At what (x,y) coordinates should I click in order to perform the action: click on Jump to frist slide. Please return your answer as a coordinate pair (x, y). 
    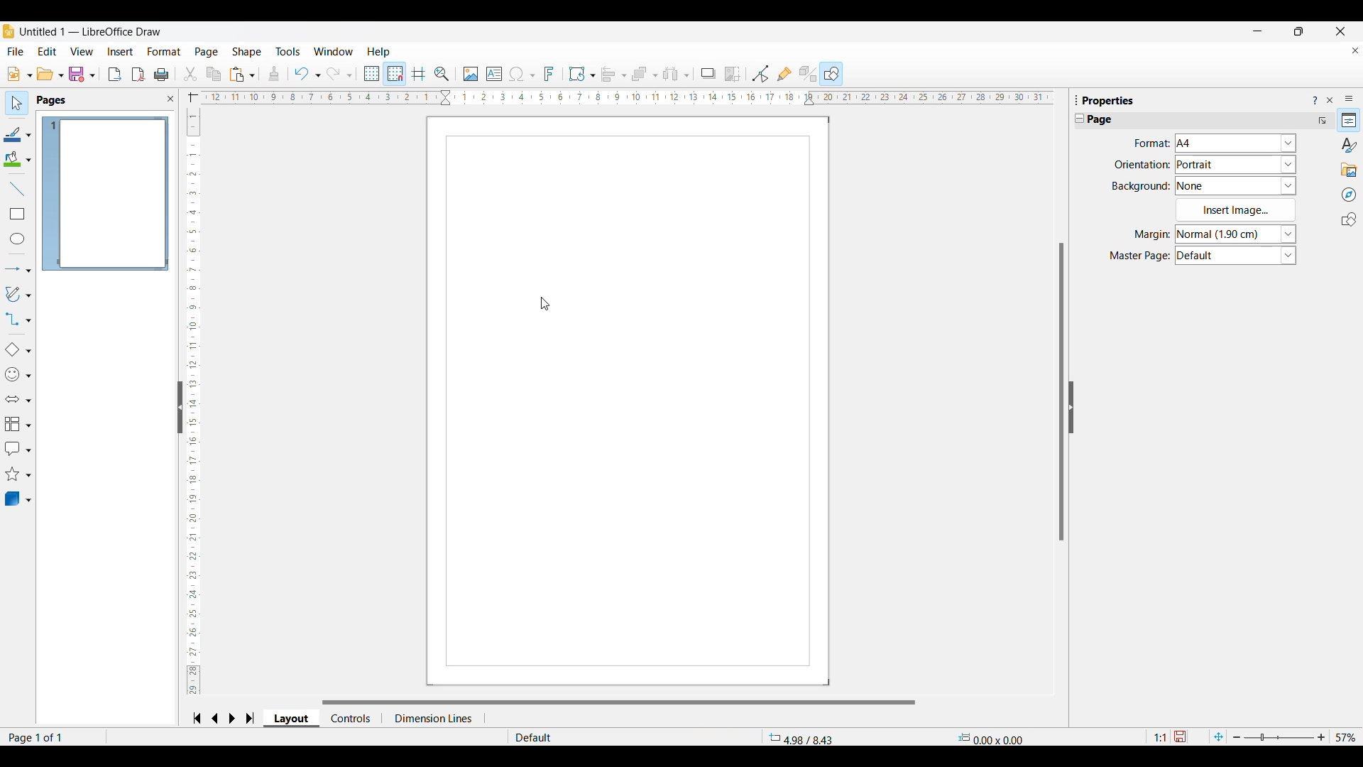
    Looking at the image, I should click on (197, 718).